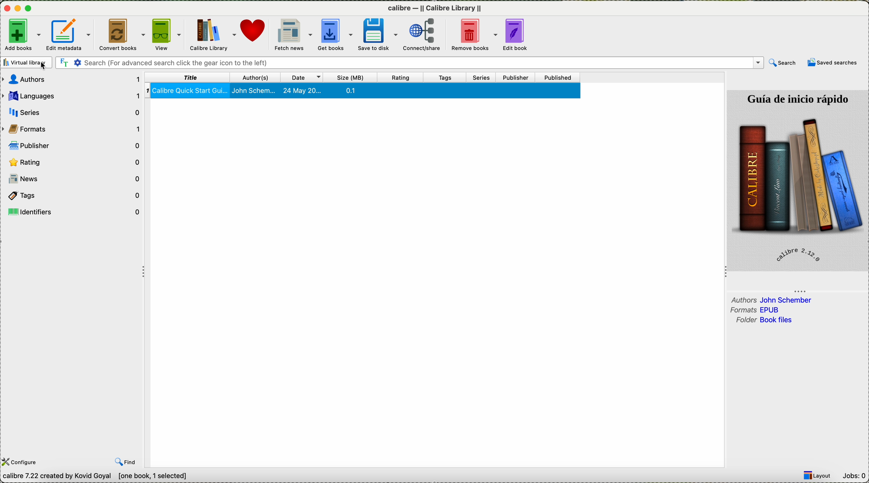  Describe the element at coordinates (74, 180) in the screenshot. I see `news` at that location.